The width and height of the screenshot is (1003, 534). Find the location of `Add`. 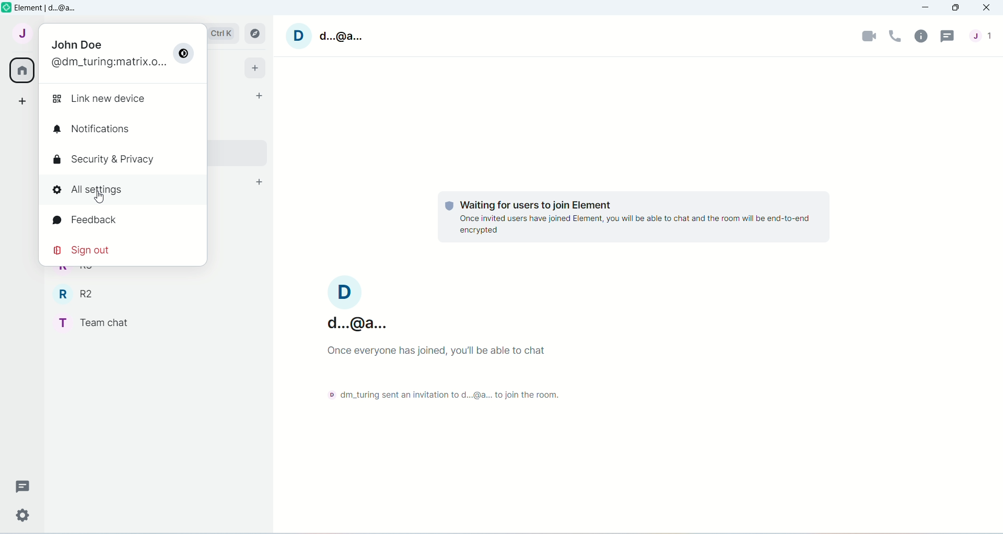

Add is located at coordinates (254, 68).